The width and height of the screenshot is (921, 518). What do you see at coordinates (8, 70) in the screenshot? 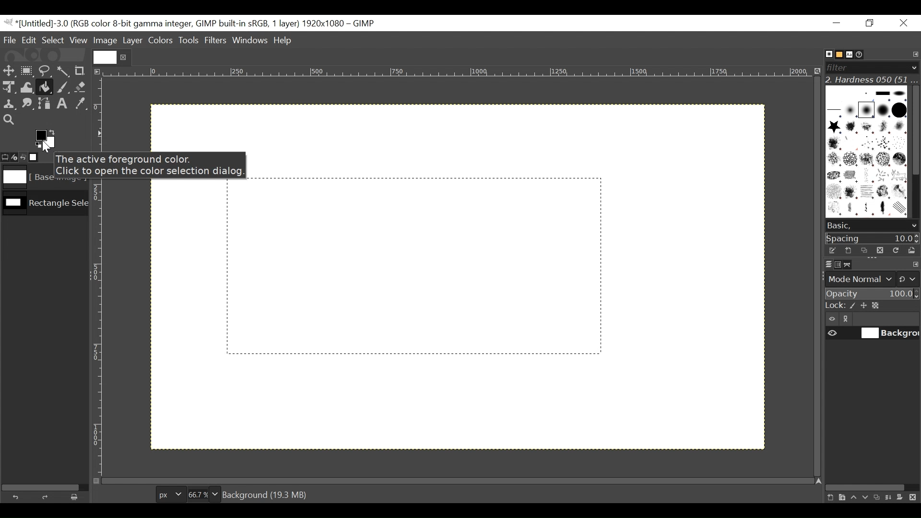
I see `Move tool` at bounding box center [8, 70].